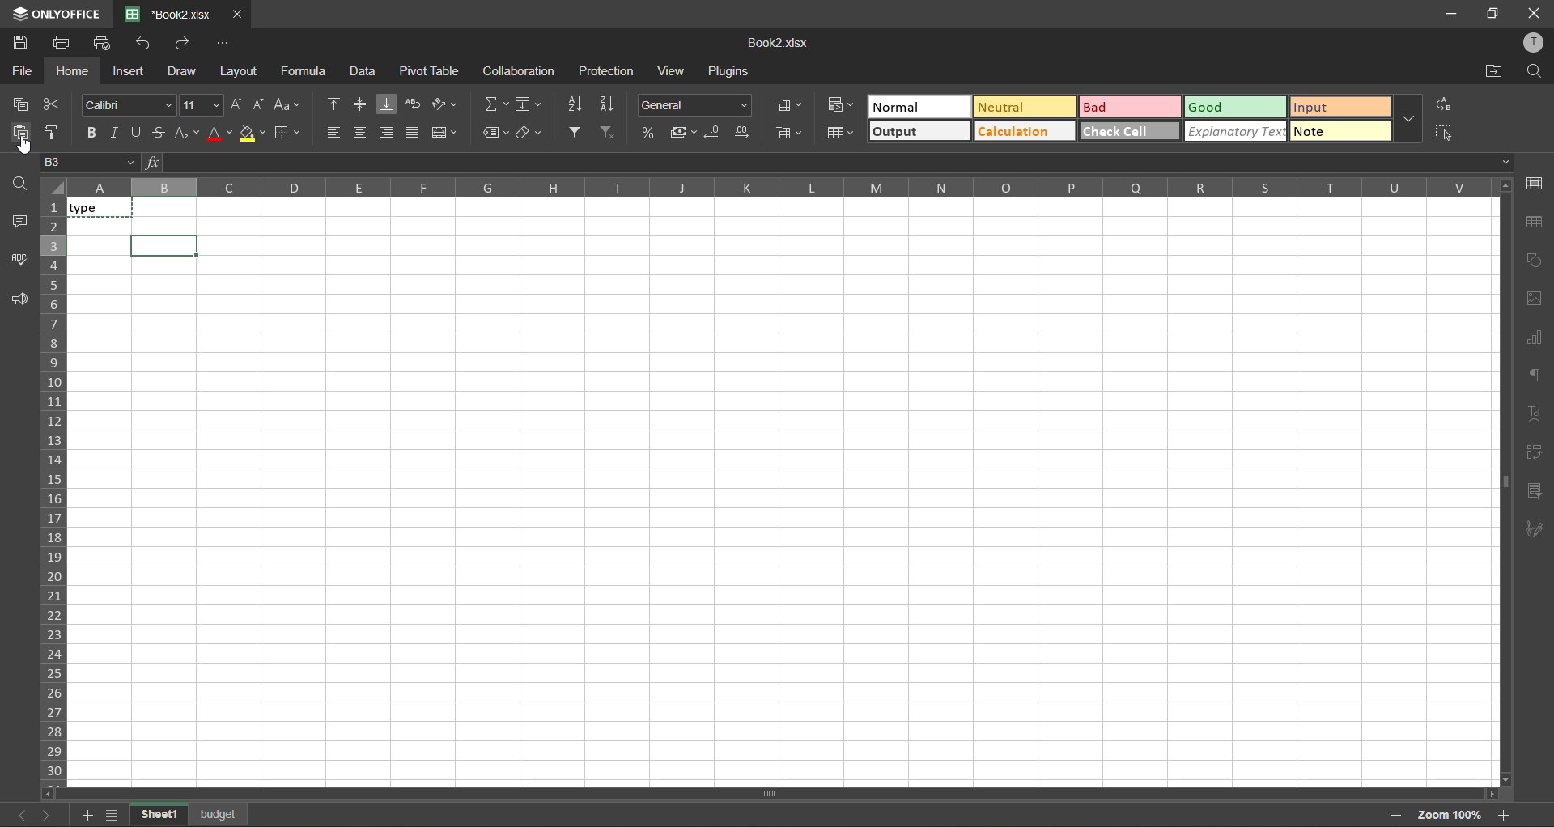  Describe the element at coordinates (695, 105) in the screenshot. I see `number format` at that location.